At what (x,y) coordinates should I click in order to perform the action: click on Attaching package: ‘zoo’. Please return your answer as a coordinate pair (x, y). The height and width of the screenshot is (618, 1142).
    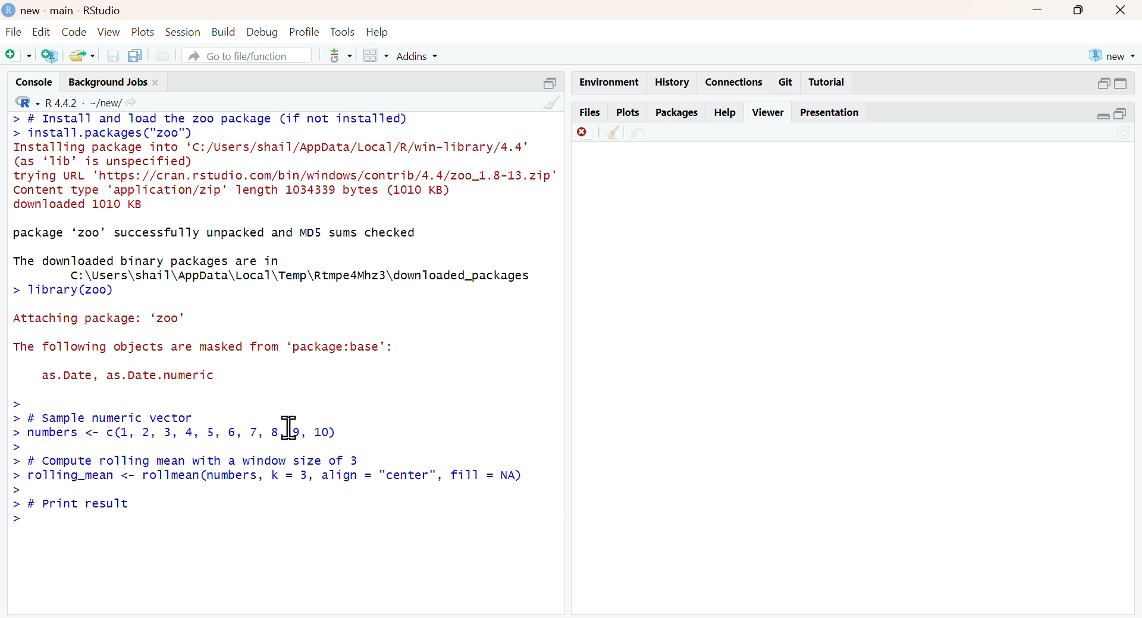
    Looking at the image, I should click on (99, 319).